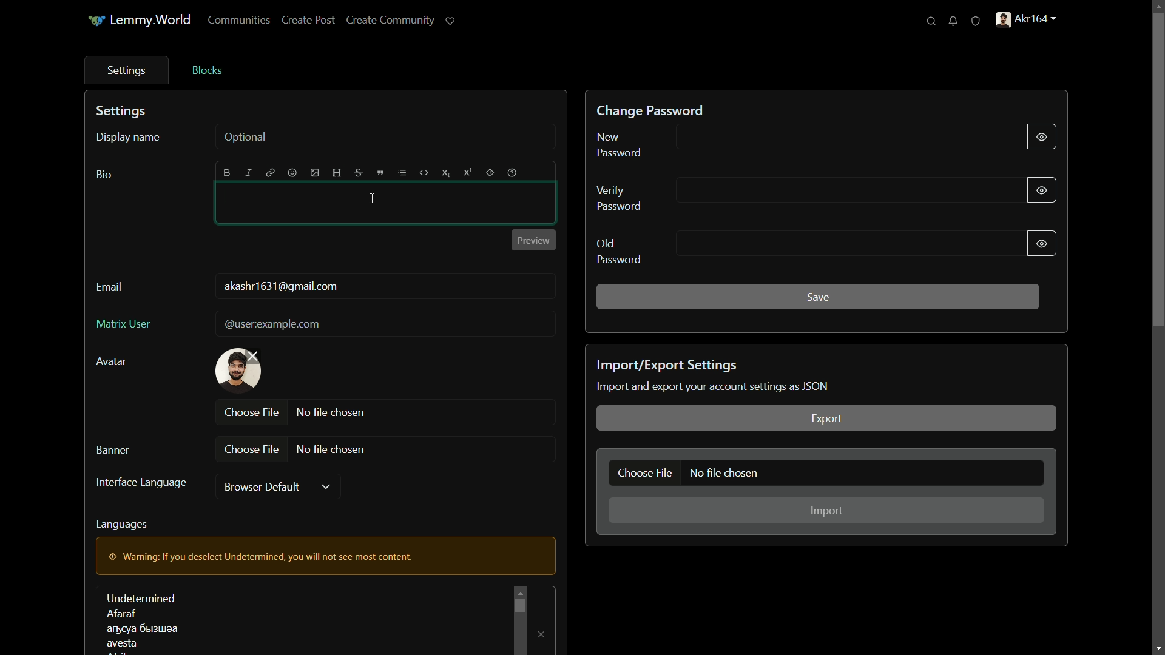 Image resolution: width=1165 pixels, height=655 pixels. Describe the element at coordinates (931, 21) in the screenshot. I see `search` at that location.